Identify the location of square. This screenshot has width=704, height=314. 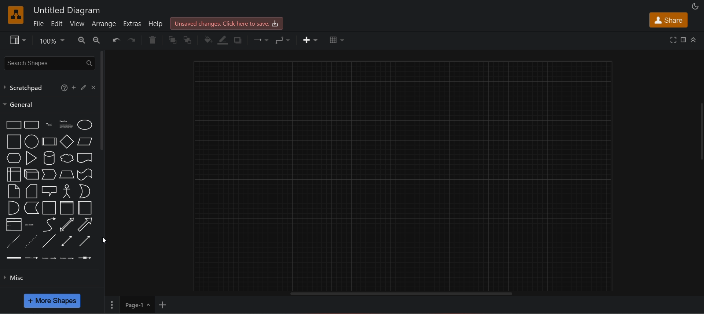
(14, 142).